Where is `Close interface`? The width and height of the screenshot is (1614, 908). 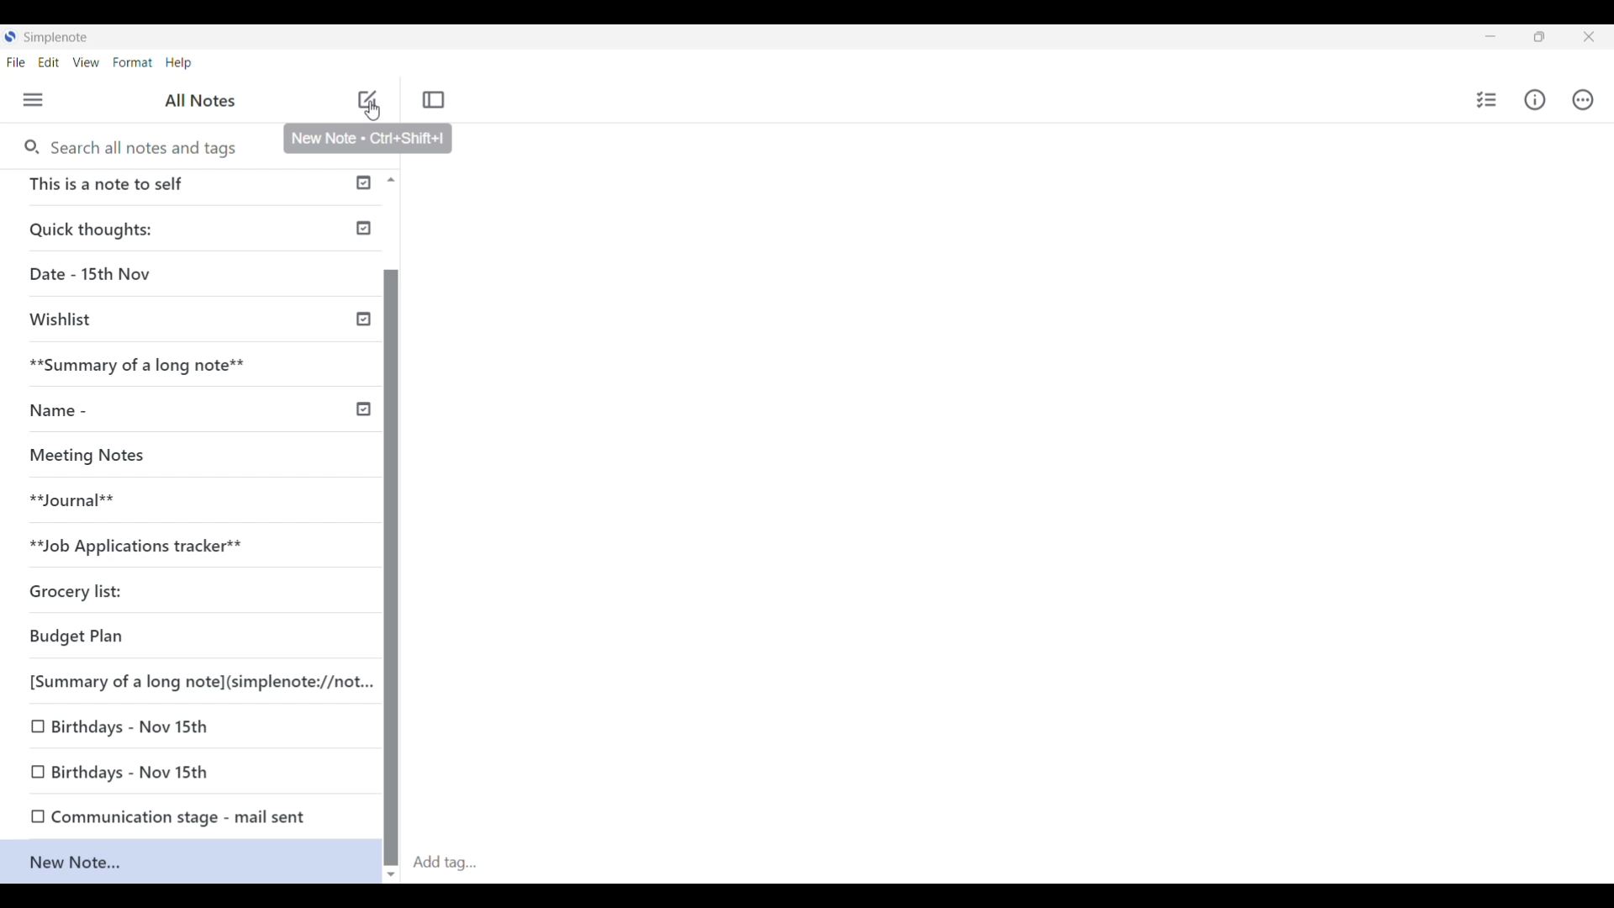
Close interface is located at coordinates (1589, 36).